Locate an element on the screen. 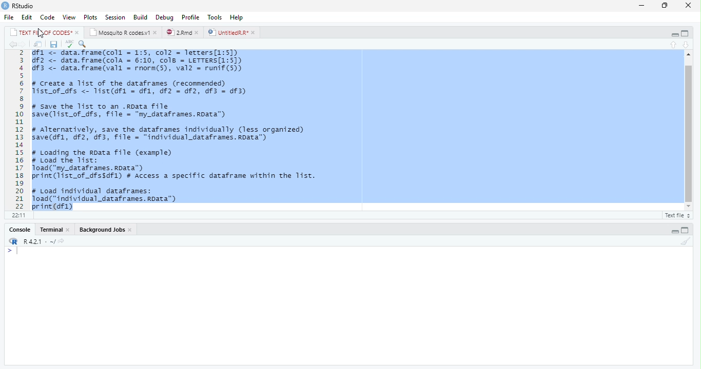 This screenshot has height=369, width=701. Hide is located at coordinates (674, 230).